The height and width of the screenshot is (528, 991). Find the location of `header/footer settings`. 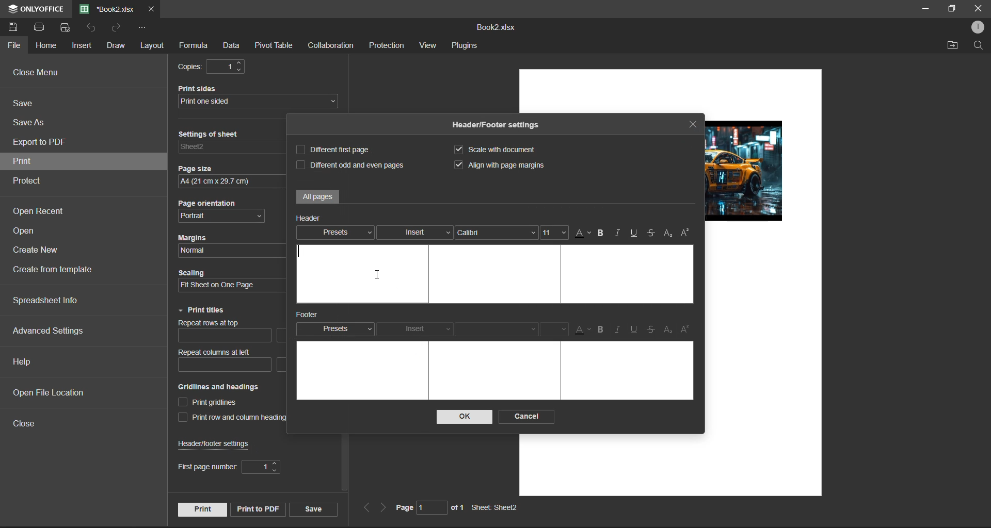

header/footer settings is located at coordinates (219, 443).